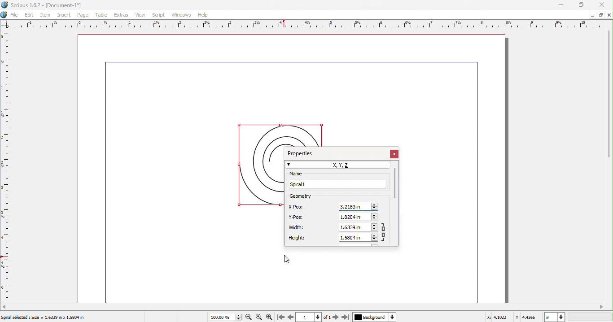 This screenshot has width=613, height=322. I want to click on change page, so click(319, 318).